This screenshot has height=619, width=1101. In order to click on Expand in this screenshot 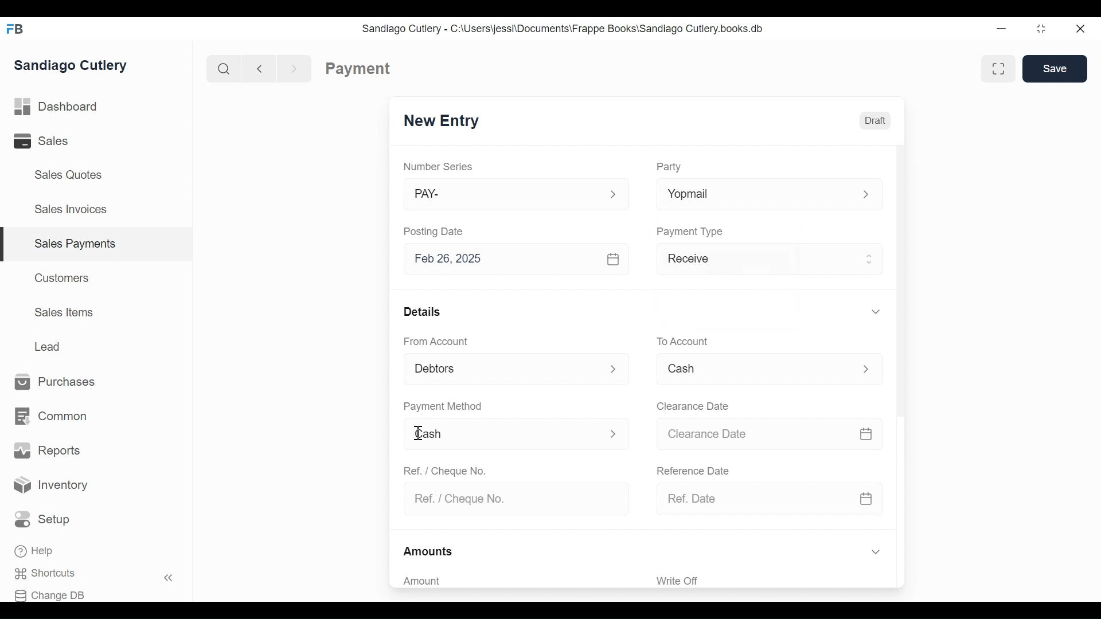, I will do `click(870, 257)`.